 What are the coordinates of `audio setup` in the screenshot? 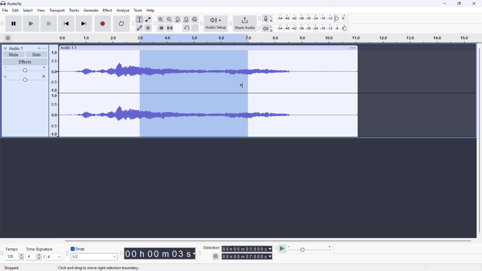 It's located at (216, 24).